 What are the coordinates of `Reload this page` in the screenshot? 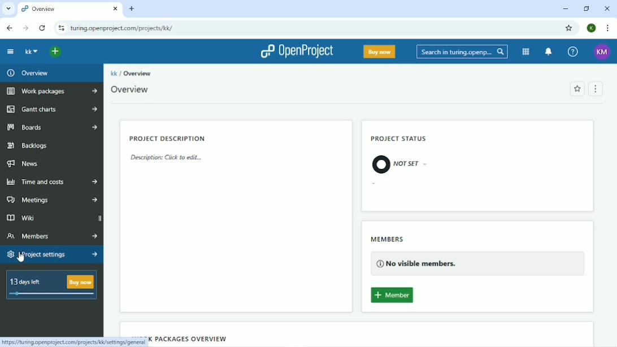 It's located at (42, 28).